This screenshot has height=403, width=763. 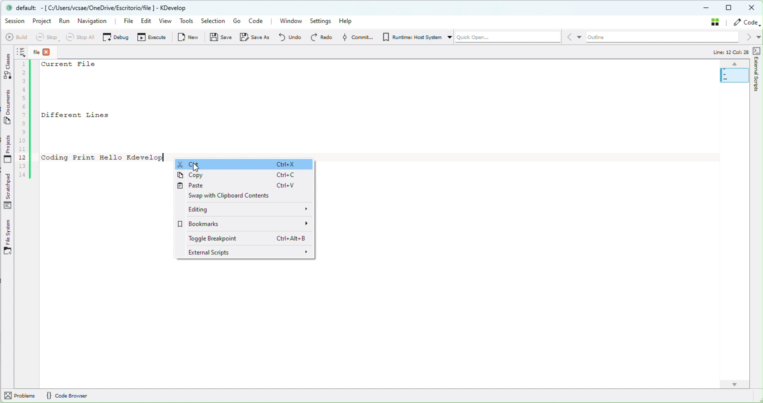 I want to click on Projects, so click(x=8, y=148).